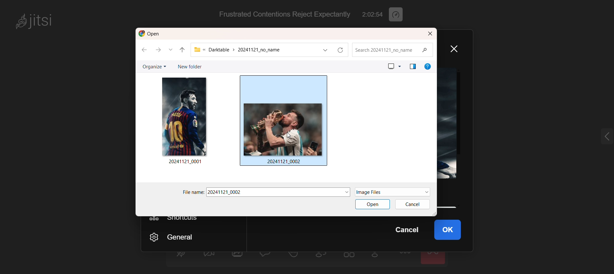 The height and width of the screenshot is (274, 614). What do you see at coordinates (377, 256) in the screenshot?
I see `add participants` at bounding box center [377, 256].